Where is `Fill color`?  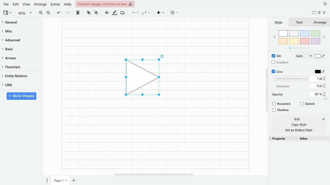
Fill color is located at coordinates (107, 13).